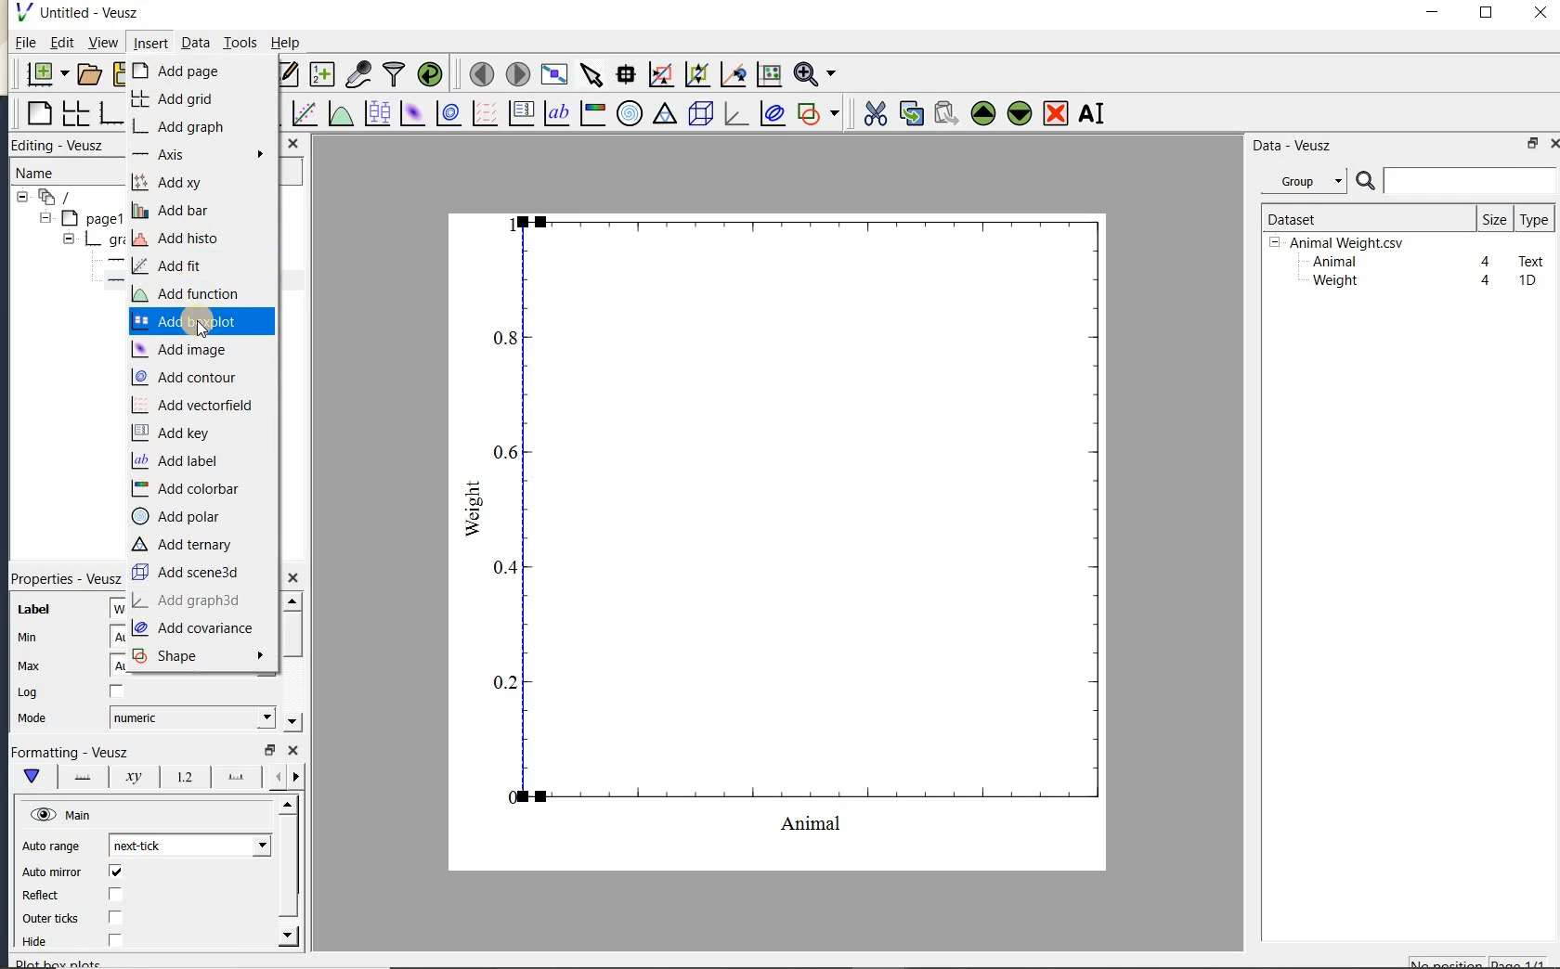 The height and width of the screenshot is (969, 1560). Describe the element at coordinates (49, 896) in the screenshot. I see `Reflect` at that location.